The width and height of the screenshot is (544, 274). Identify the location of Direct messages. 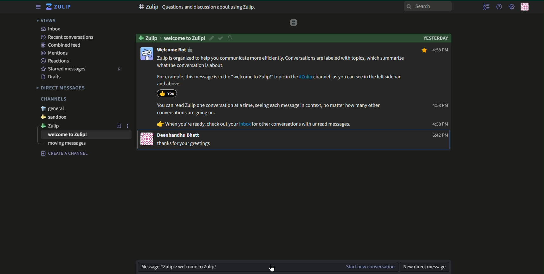
(61, 88).